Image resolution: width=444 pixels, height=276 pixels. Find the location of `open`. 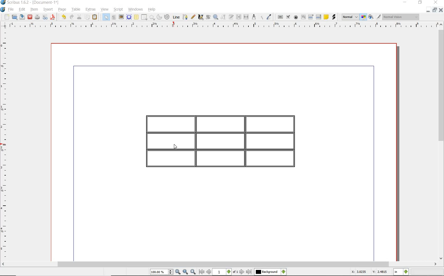

open is located at coordinates (14, 17).